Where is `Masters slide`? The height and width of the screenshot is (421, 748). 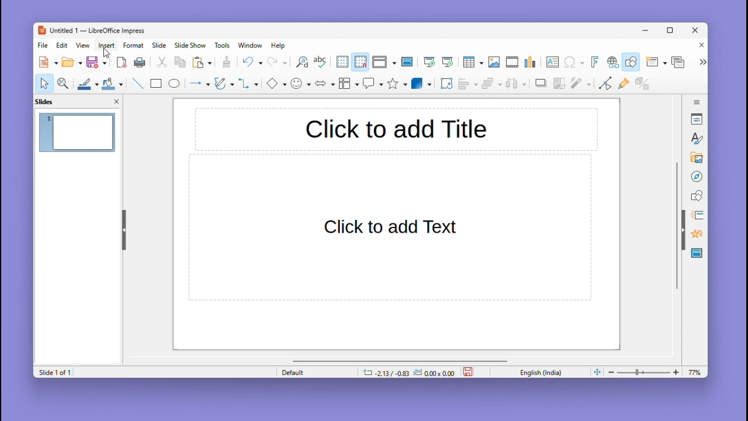
Masters slide is located at coordinates (697, 254).